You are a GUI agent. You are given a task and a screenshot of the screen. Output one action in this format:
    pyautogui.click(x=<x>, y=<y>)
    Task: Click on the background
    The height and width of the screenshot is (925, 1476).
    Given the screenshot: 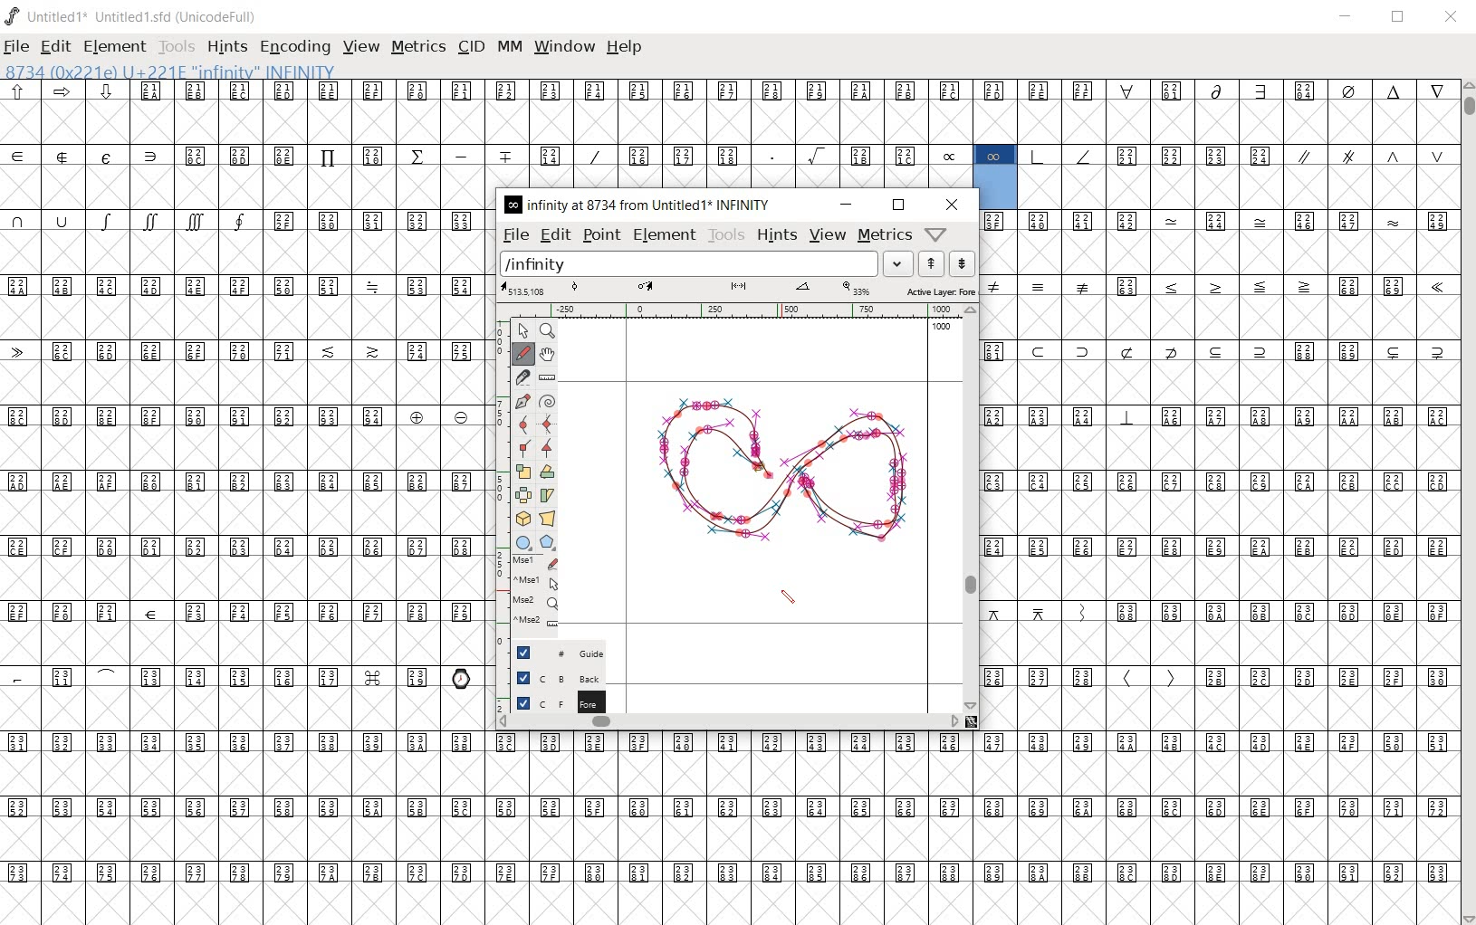 What is the action you would take?
    pyautogui.click(x=551, y=678)
    